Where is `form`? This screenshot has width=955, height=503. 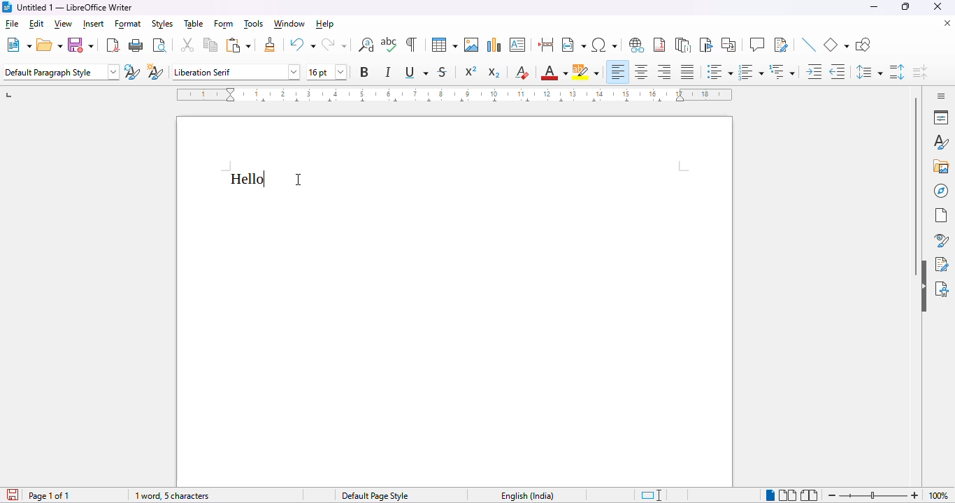 form is located at coordinates (223, 24).